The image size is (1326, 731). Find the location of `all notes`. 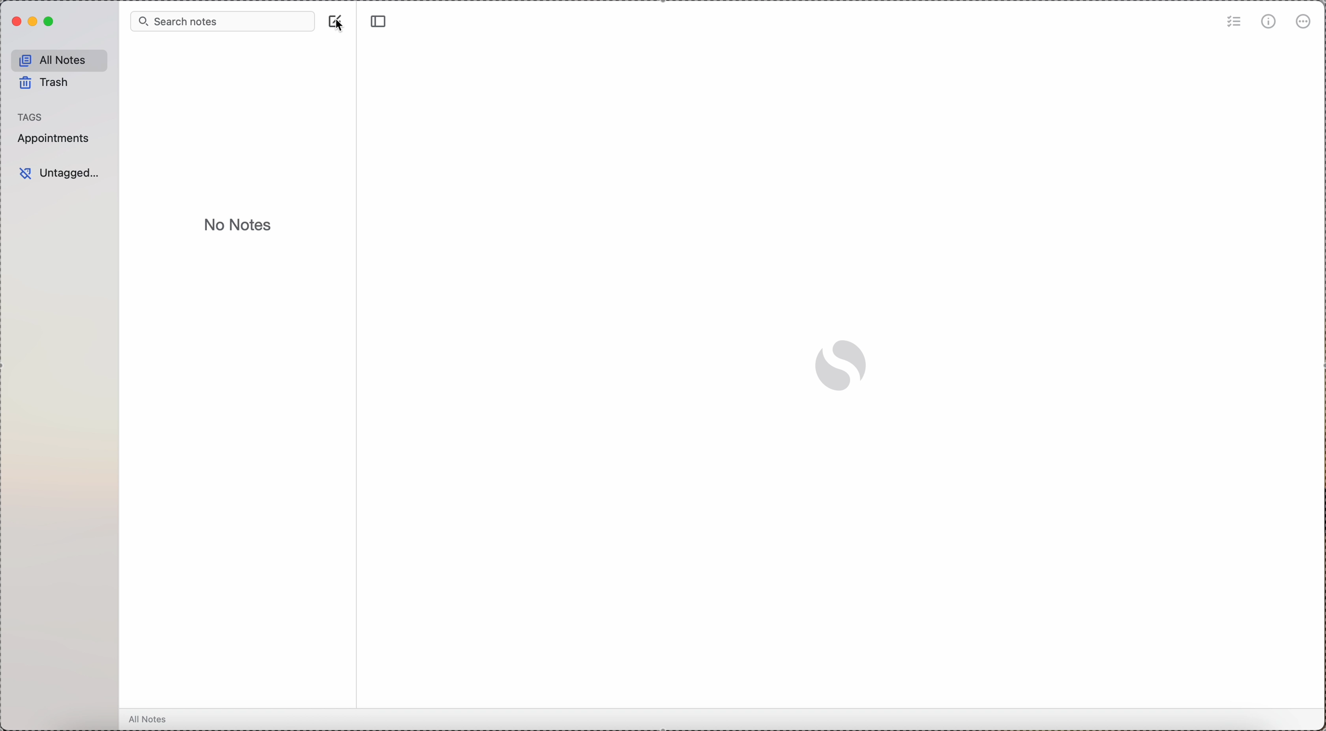

all notes is located at coordinates (152, 720).